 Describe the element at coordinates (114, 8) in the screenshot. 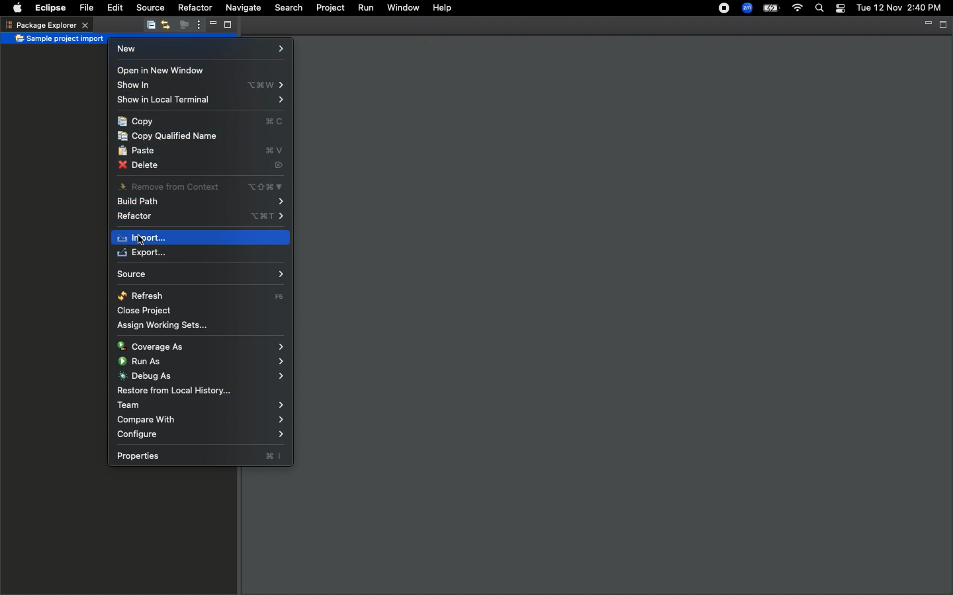

I see `Edit` at that location.